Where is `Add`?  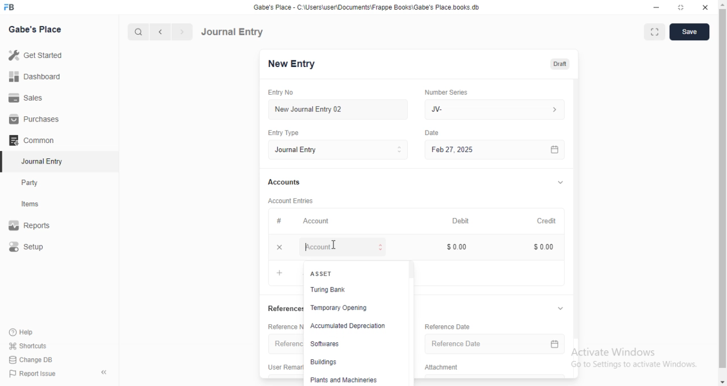 Add is located at coordinates (279, 272).